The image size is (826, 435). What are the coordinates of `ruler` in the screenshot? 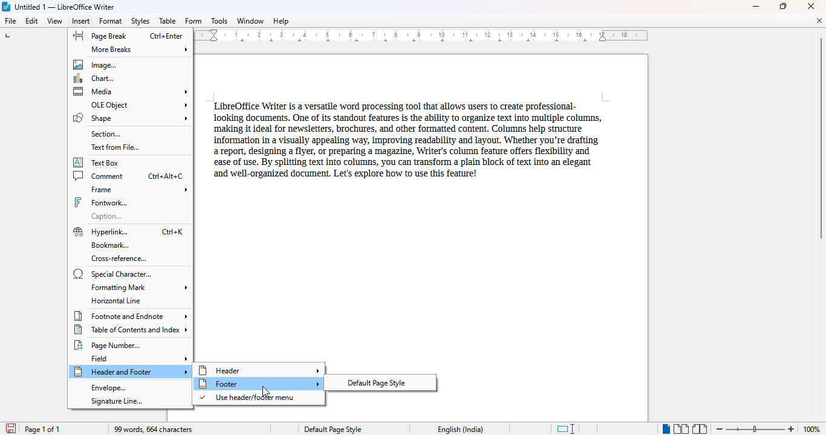 It's located at (423, 36).